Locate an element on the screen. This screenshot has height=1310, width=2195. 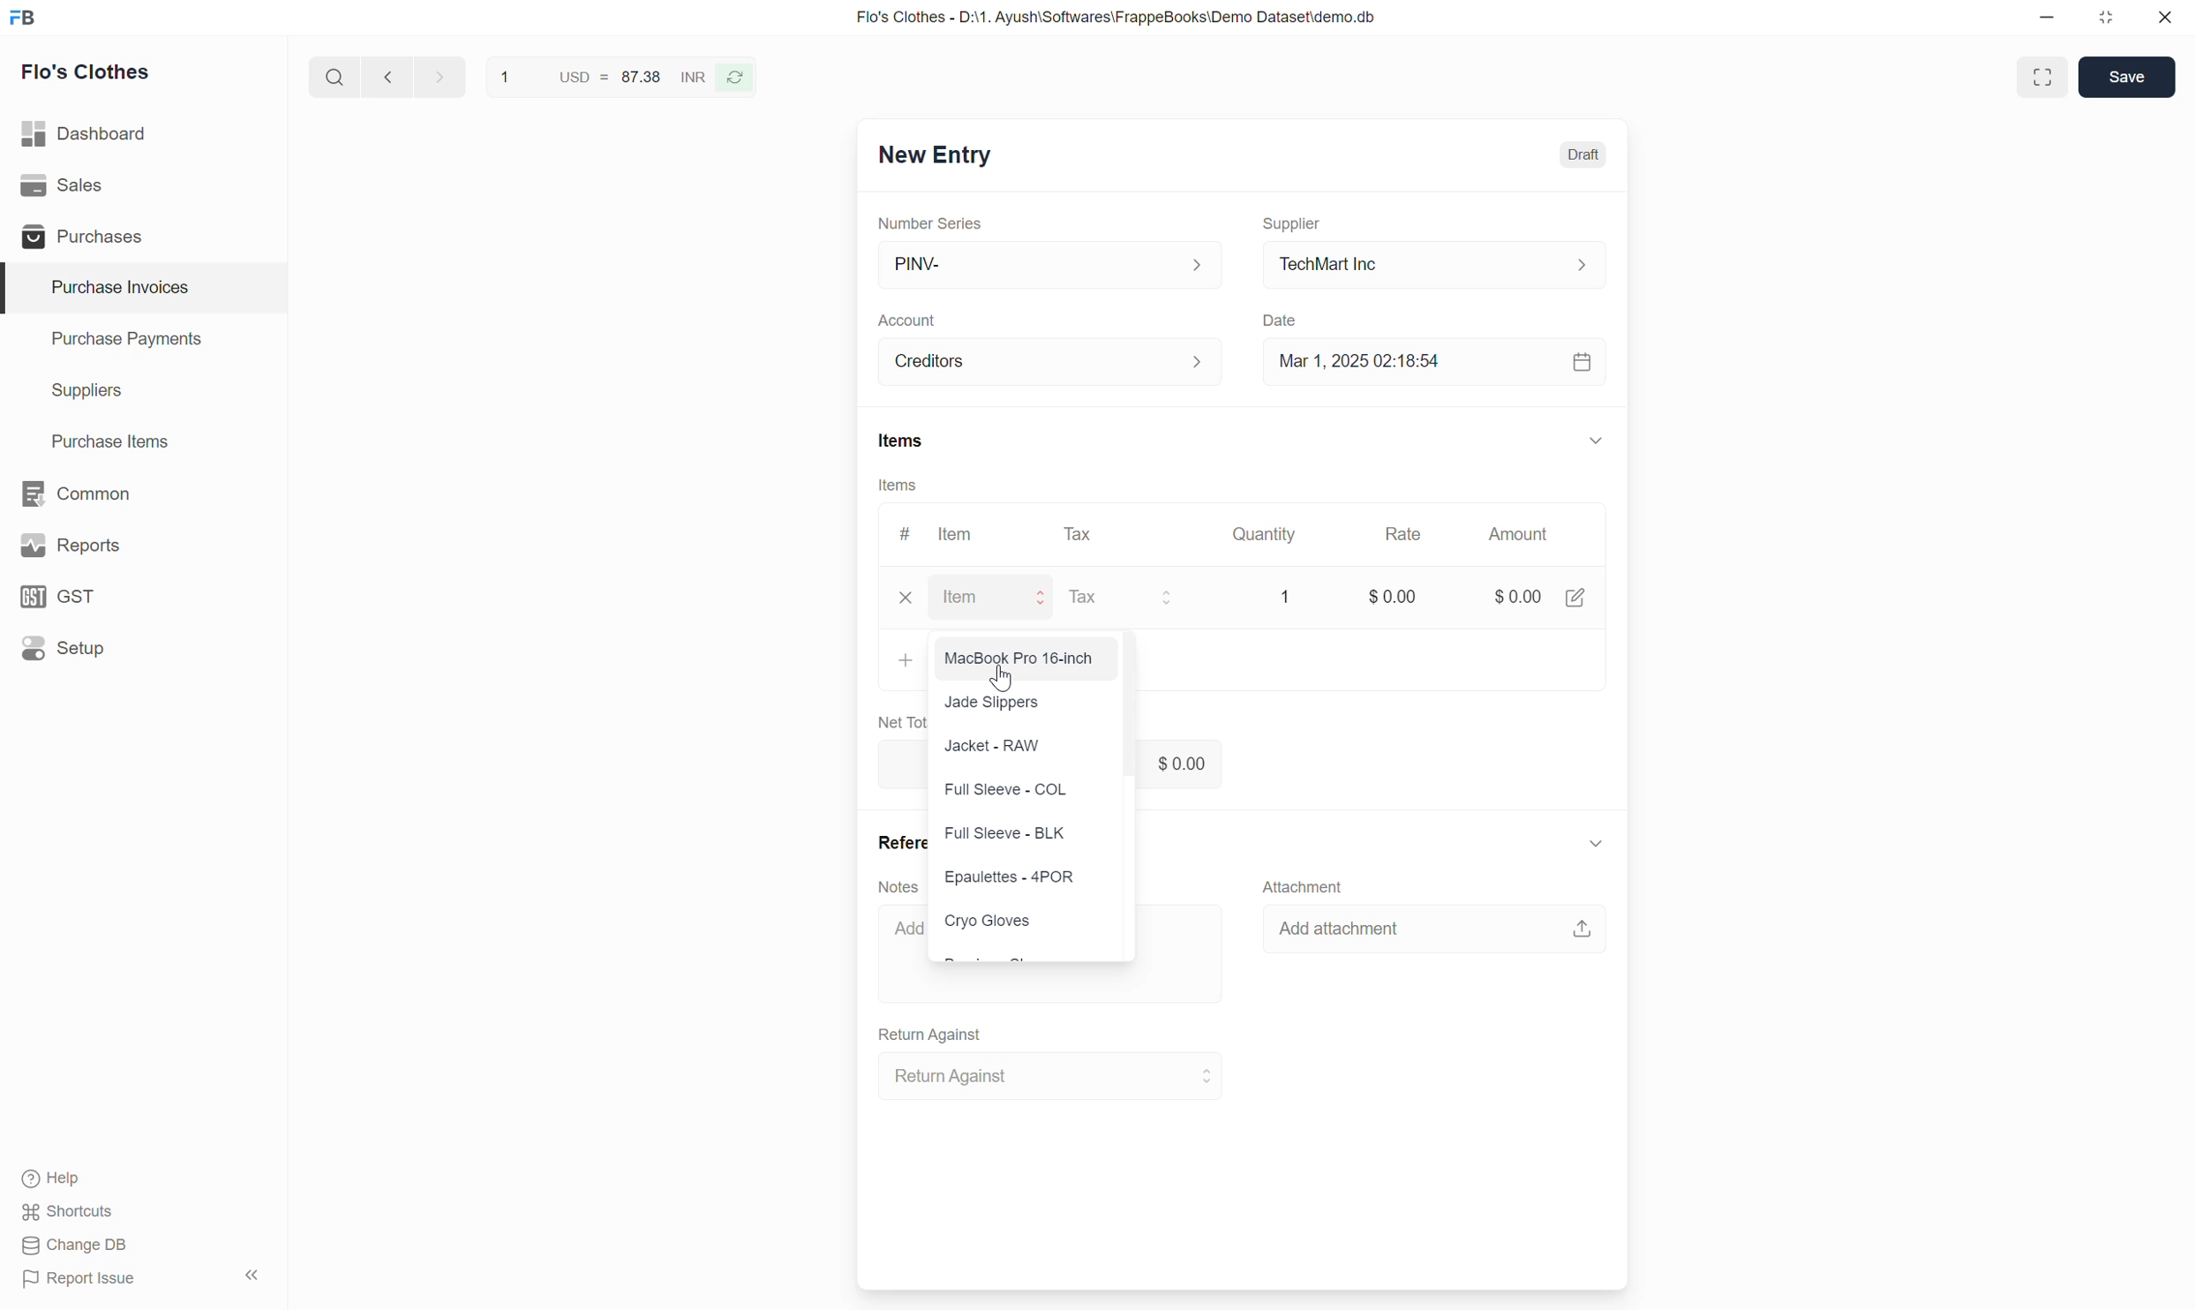
Number Series is located at coordinates (930, 223).